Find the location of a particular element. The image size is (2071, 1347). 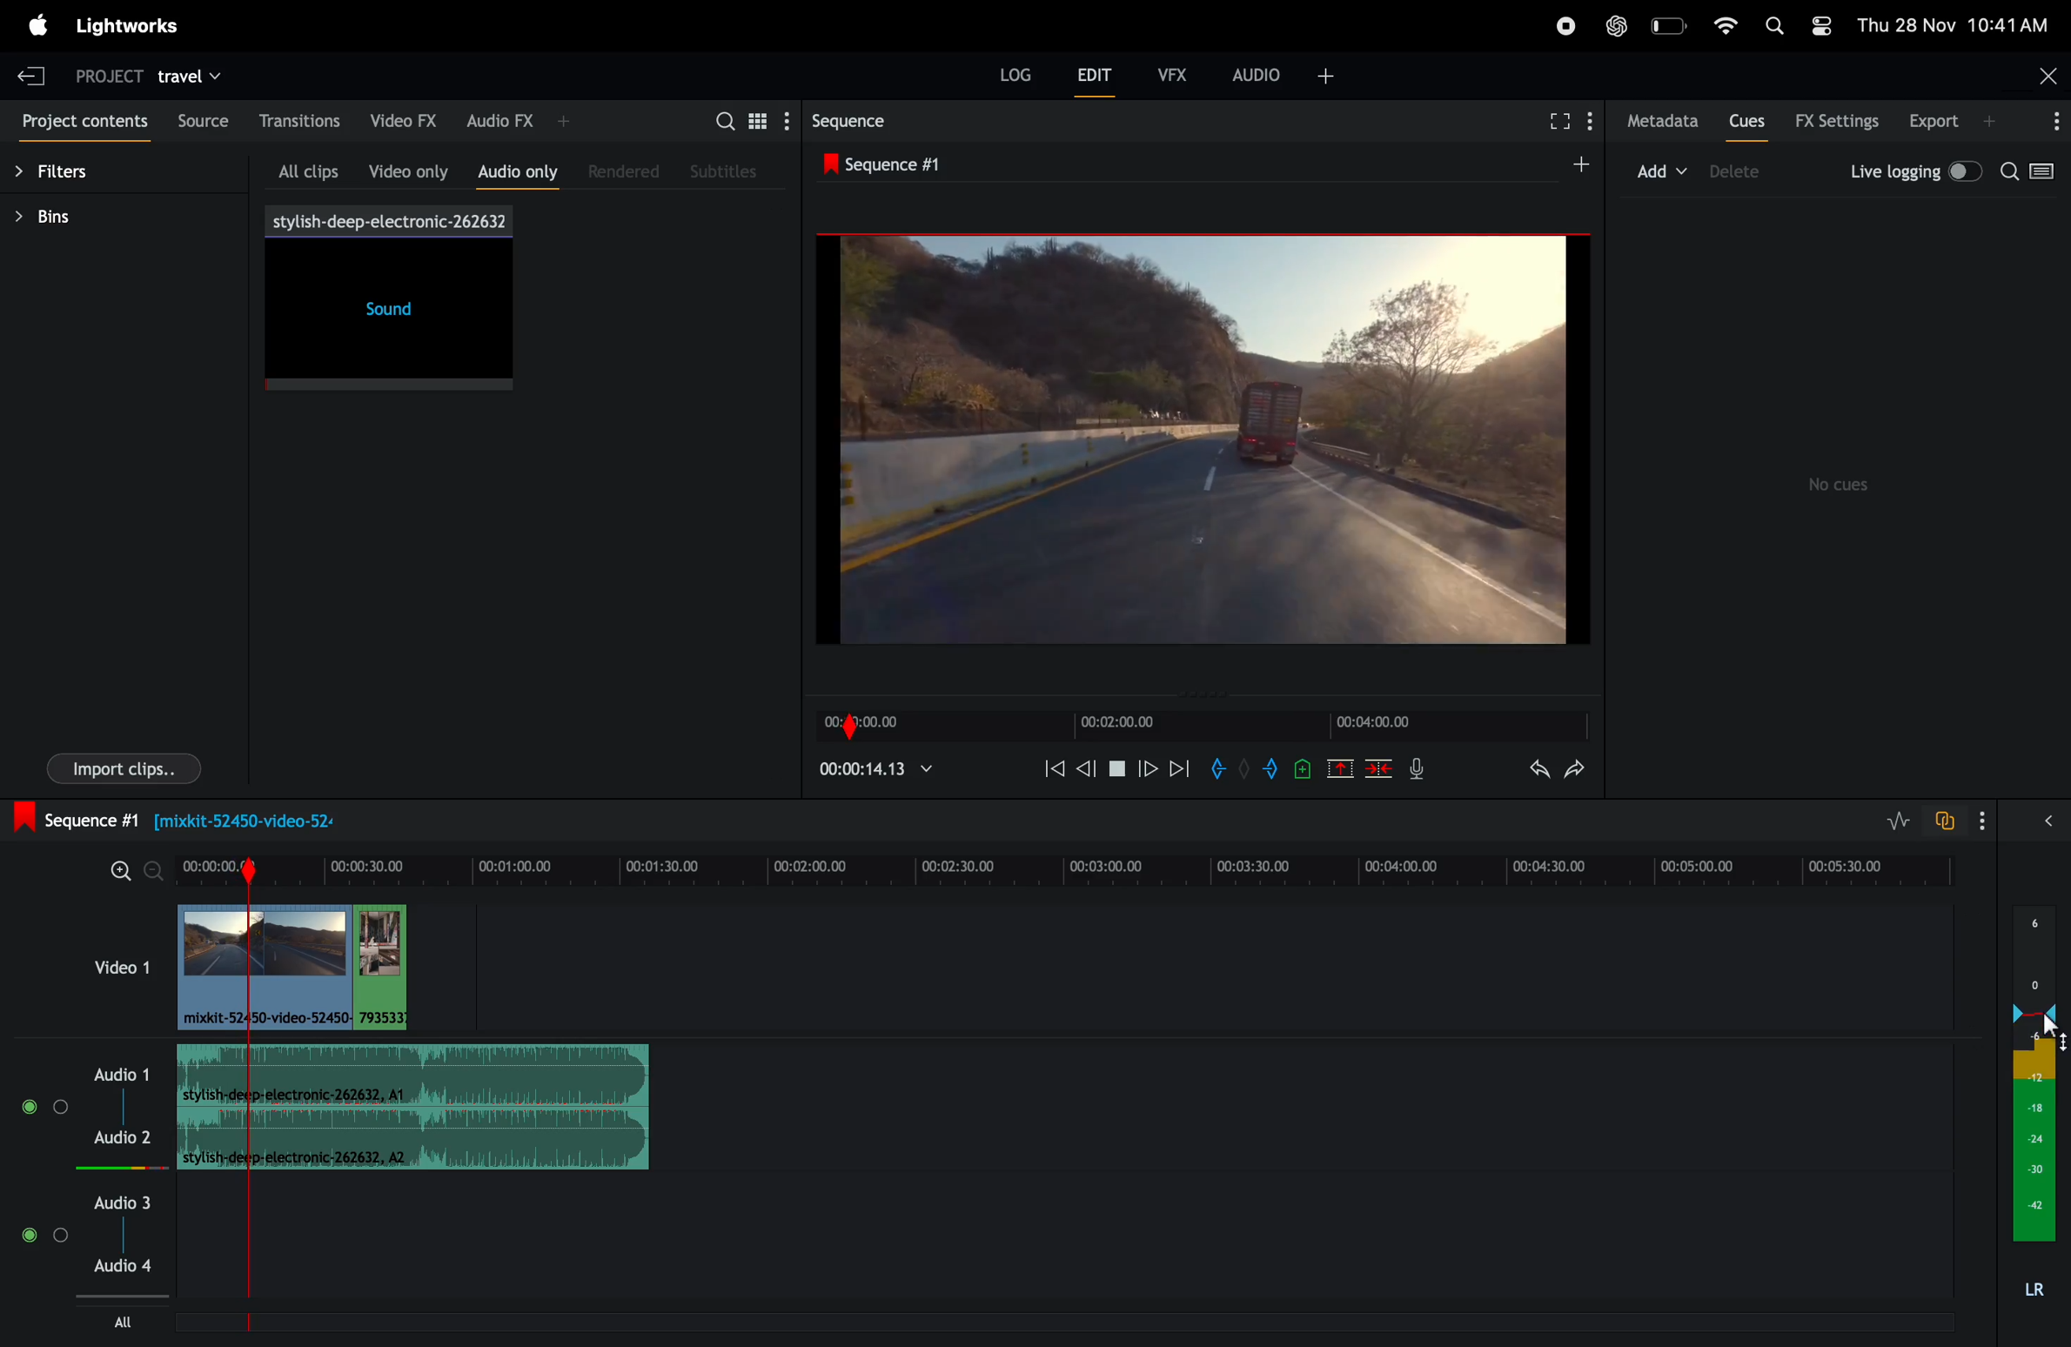

video time is located at coordinates (1142, 722).